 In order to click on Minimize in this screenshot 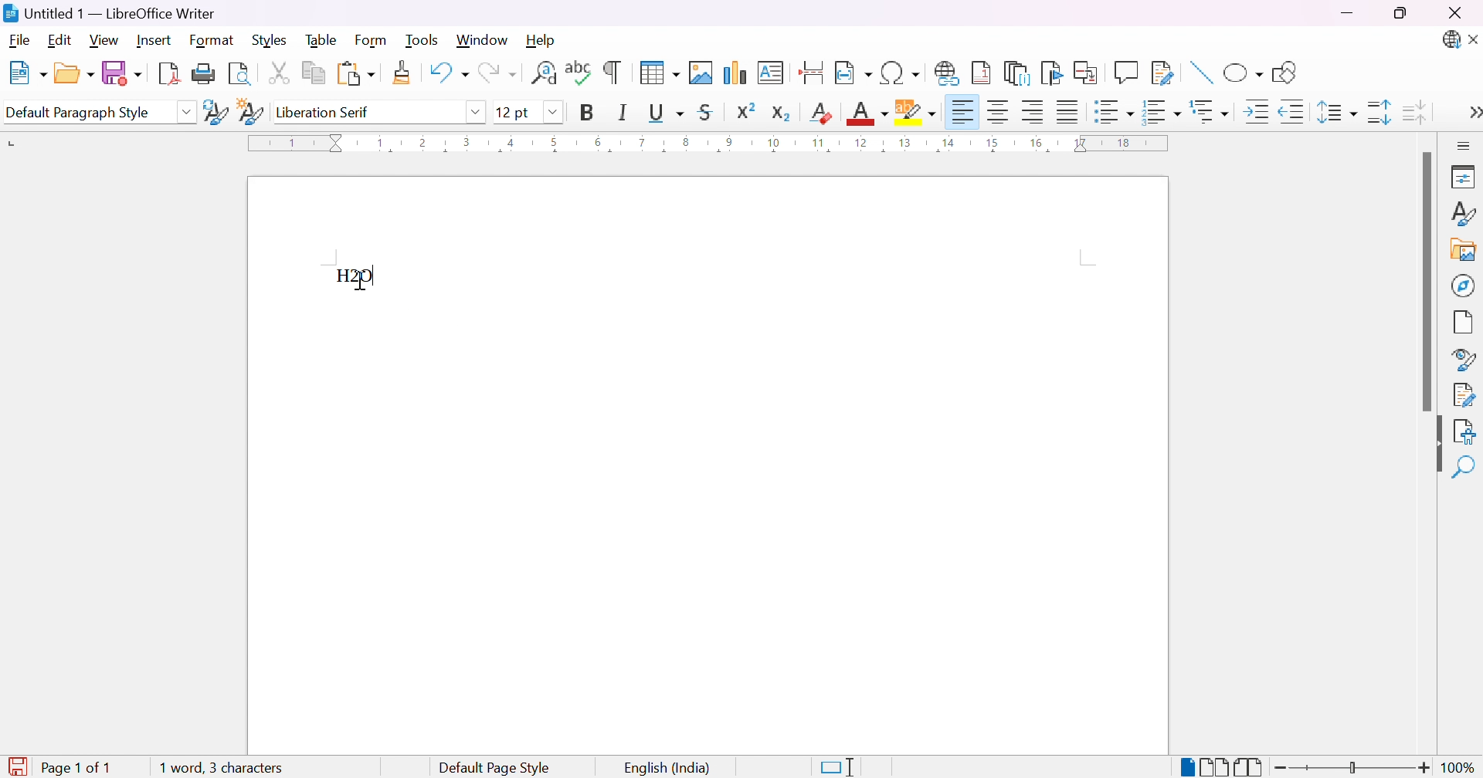, I will do `click(1349, 13)`.